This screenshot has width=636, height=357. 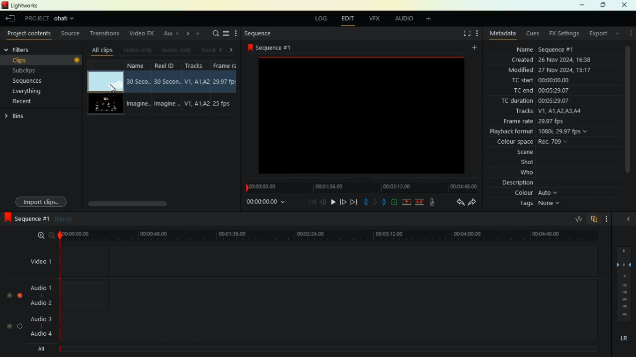 I want to click on playback format, so click(x=545, y=132).